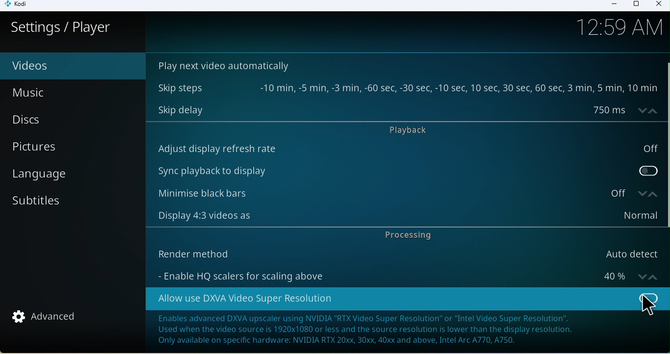 This screenshot has height=354, width=670. I want to click on Time, so click(623, 29).